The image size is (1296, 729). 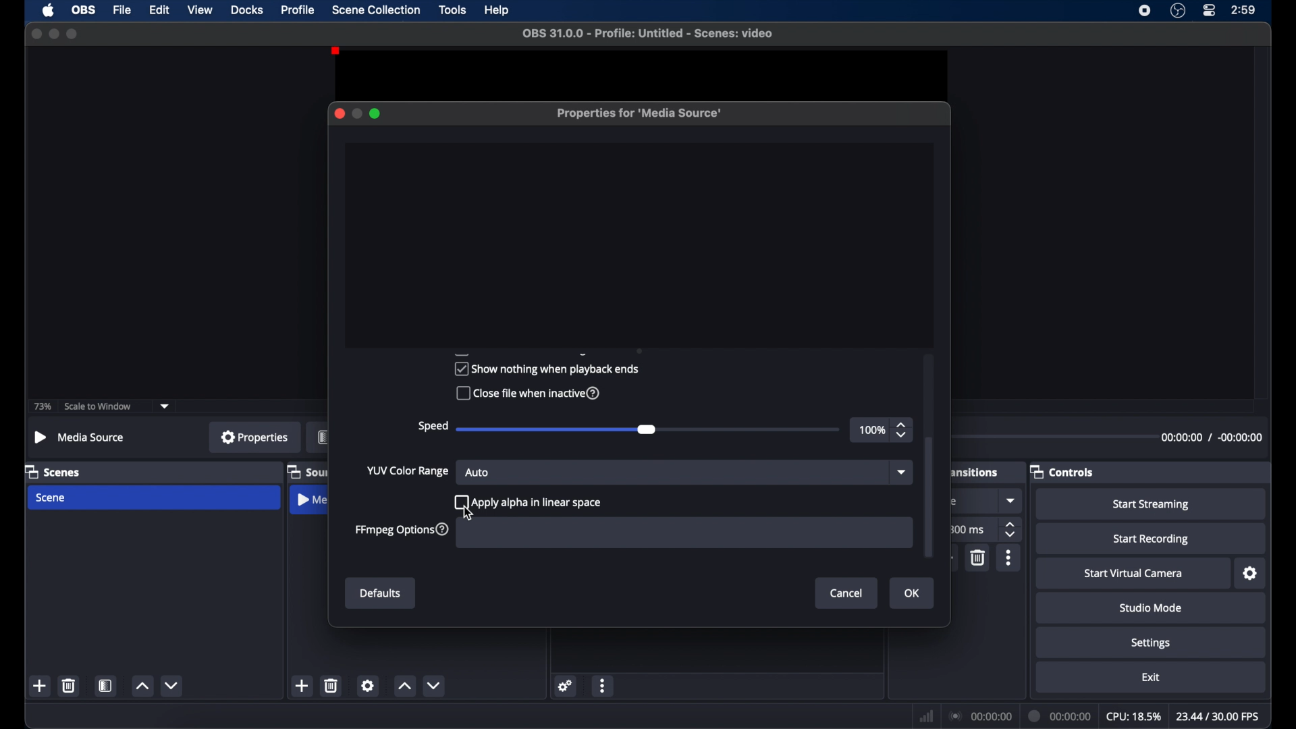 I want to click on exit, so click(x=1152, y=677).